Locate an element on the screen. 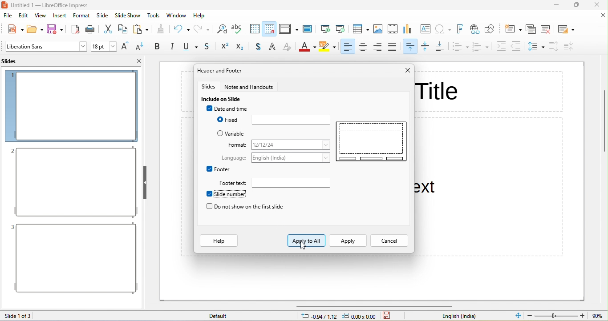 The width and height of the screenshot is (608, 321). fixed is located at coordinates (232, 120).